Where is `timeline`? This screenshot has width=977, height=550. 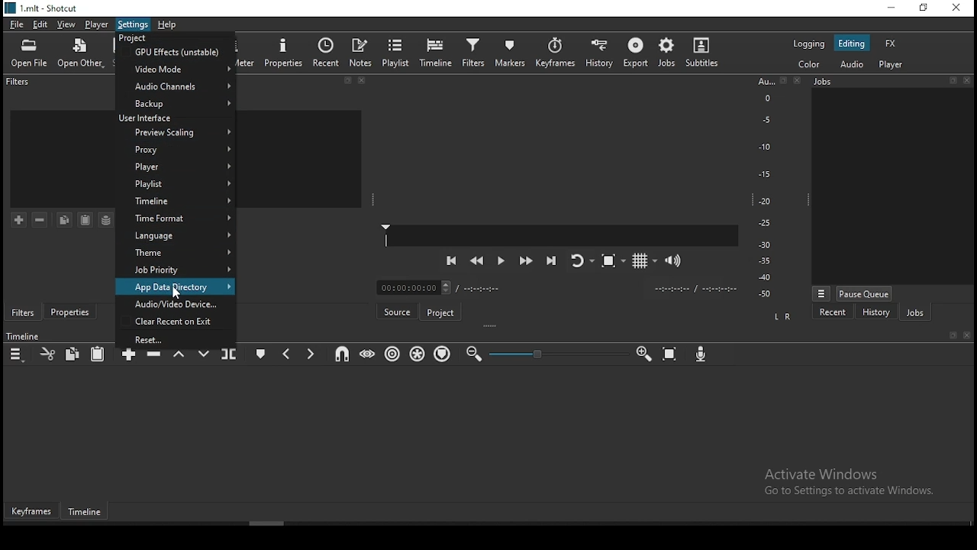
timeline is located at coordinates (89, 513).